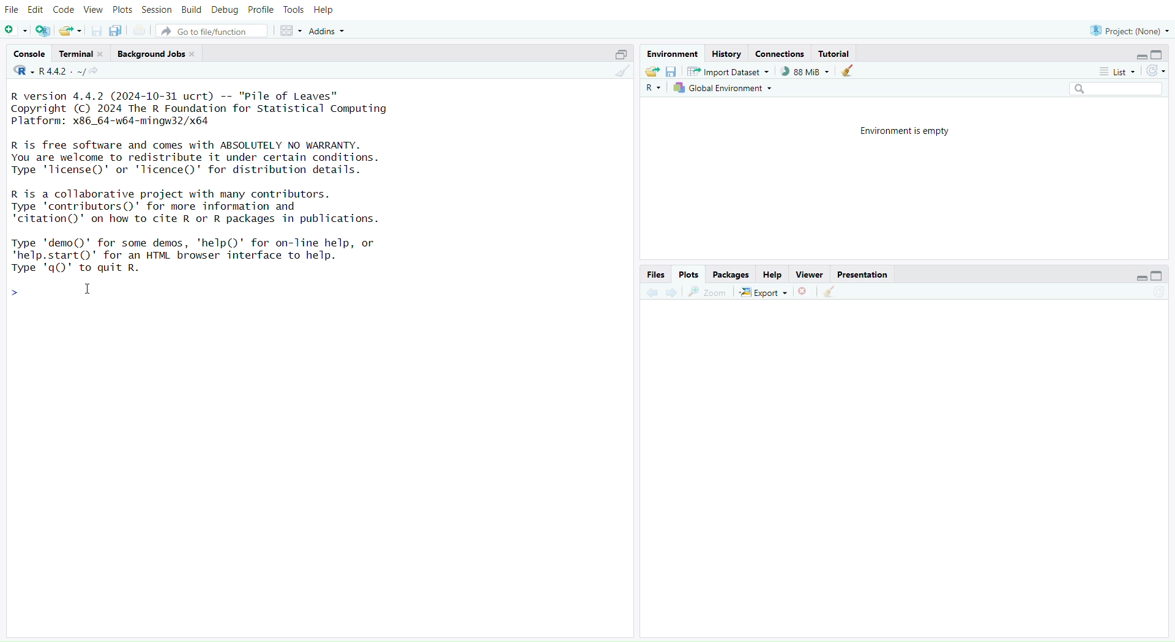 The height and width of the screenshot is (642, 1175). What do you see at coordinates (212, 32) in the screenshot?
I see `go to file/function` at bounding box center [212, 32].